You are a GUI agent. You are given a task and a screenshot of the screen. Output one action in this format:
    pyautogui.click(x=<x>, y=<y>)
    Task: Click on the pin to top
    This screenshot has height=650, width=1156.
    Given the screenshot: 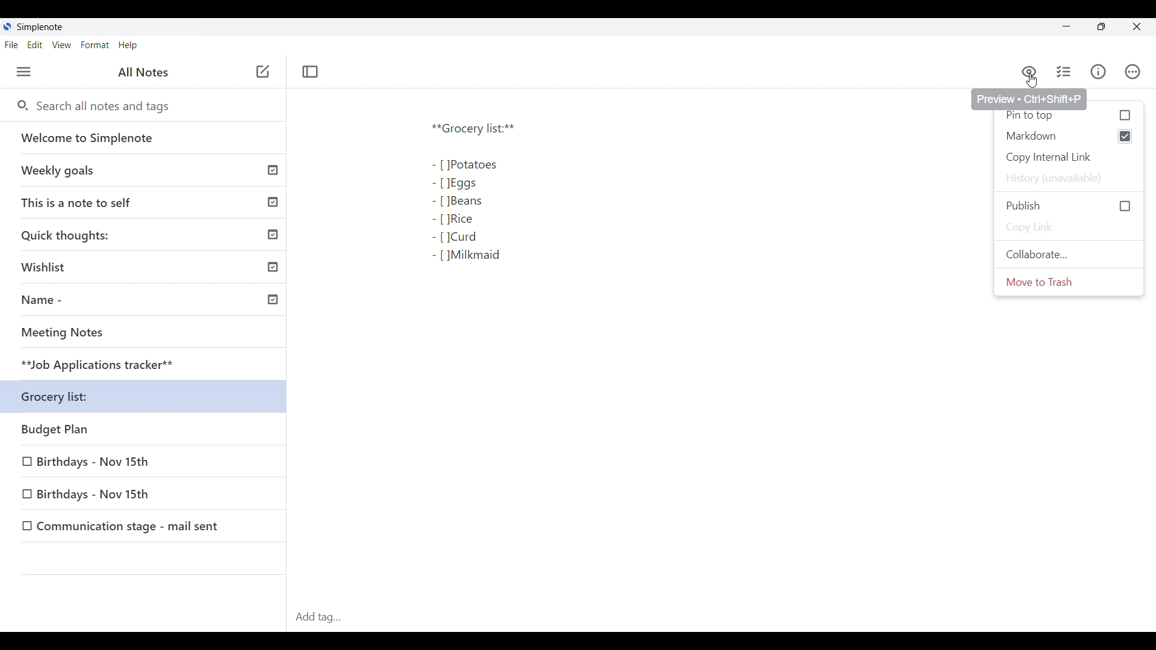 What is the action you would take?
    pyautogui.click(x=1070, y=117)
    